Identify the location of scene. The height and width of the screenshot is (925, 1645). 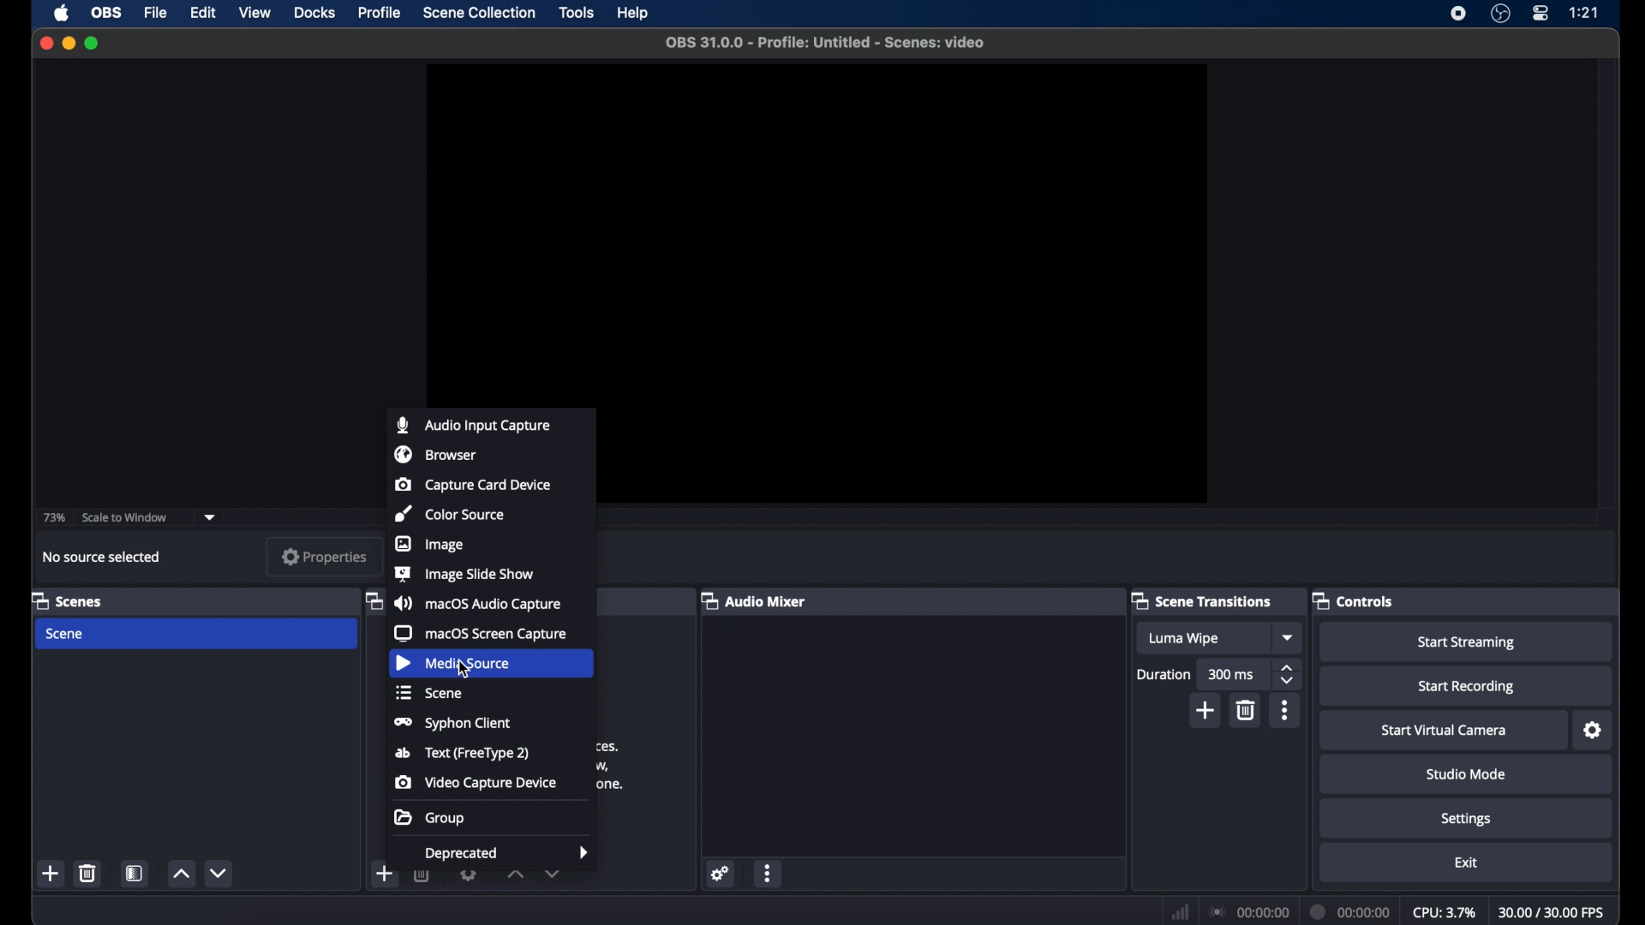
(63, 634).